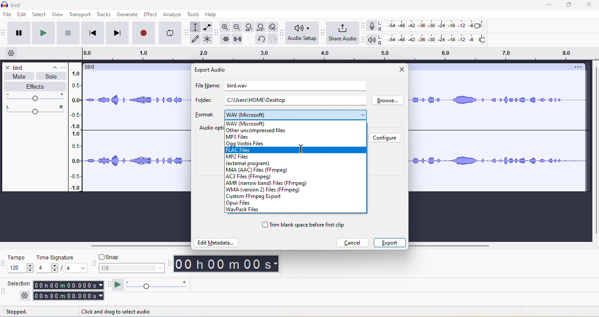 This screenshot has height=317, width=599. Describe the element at coordinates (17, 76) in the screenshot. I see `mute` at that location.